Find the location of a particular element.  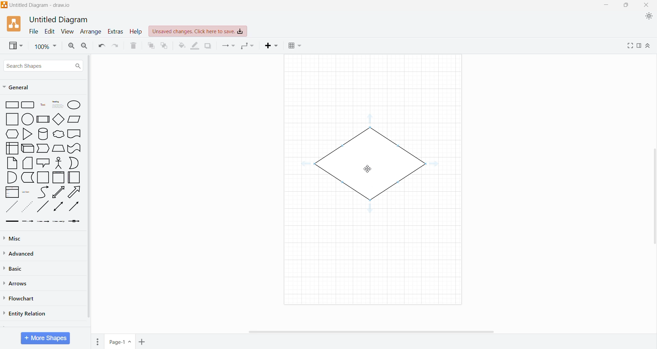

Delete is located at coordinates (133, 46).